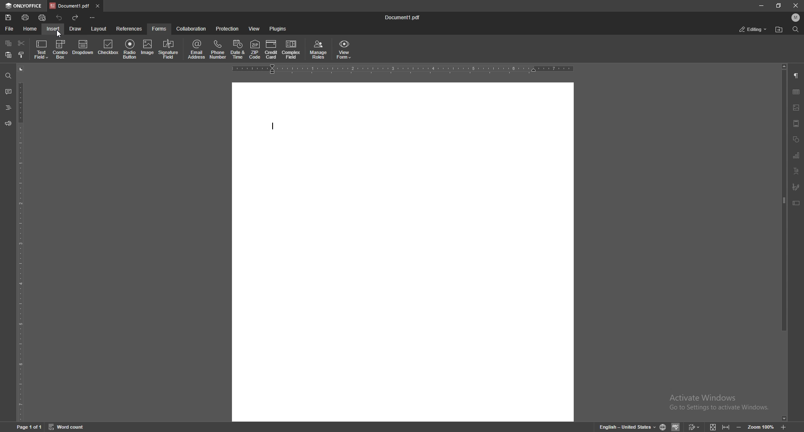 The height and width of the screenshot is (432, 804). I want to click on dropdown, so click(83, 48).